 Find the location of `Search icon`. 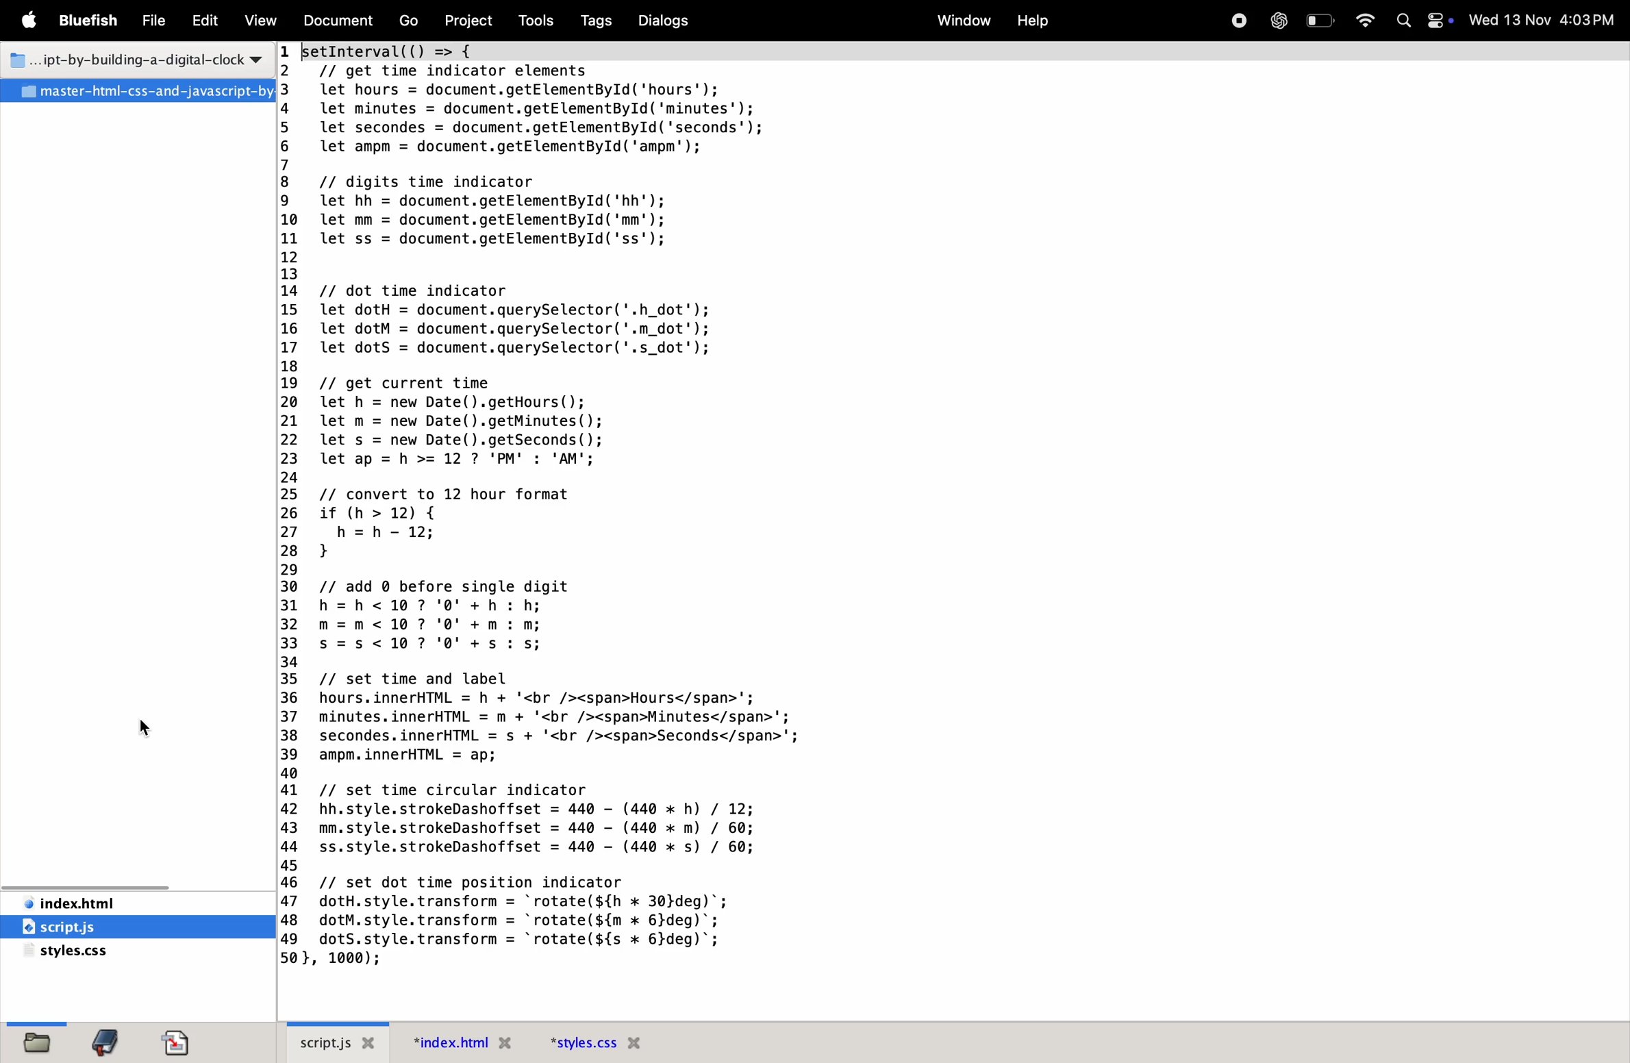

Search icon is located at coordinates (1403, 21).